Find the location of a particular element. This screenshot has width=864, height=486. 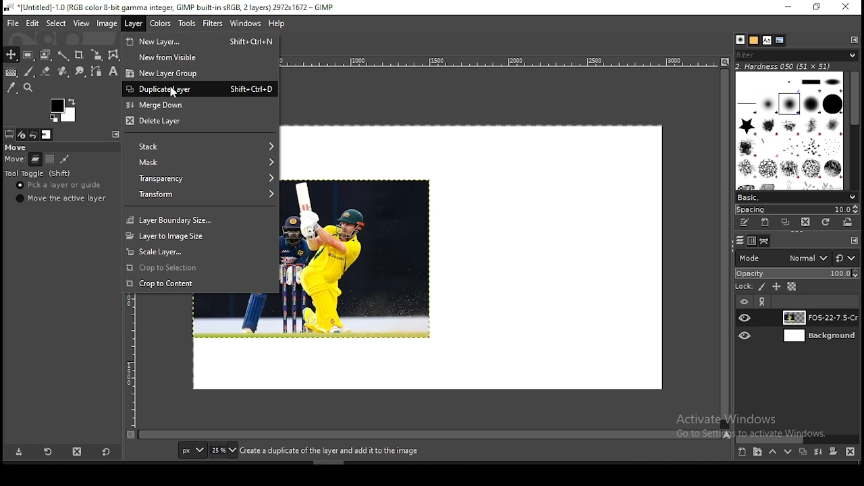

view is located at coordinates (80, 23).